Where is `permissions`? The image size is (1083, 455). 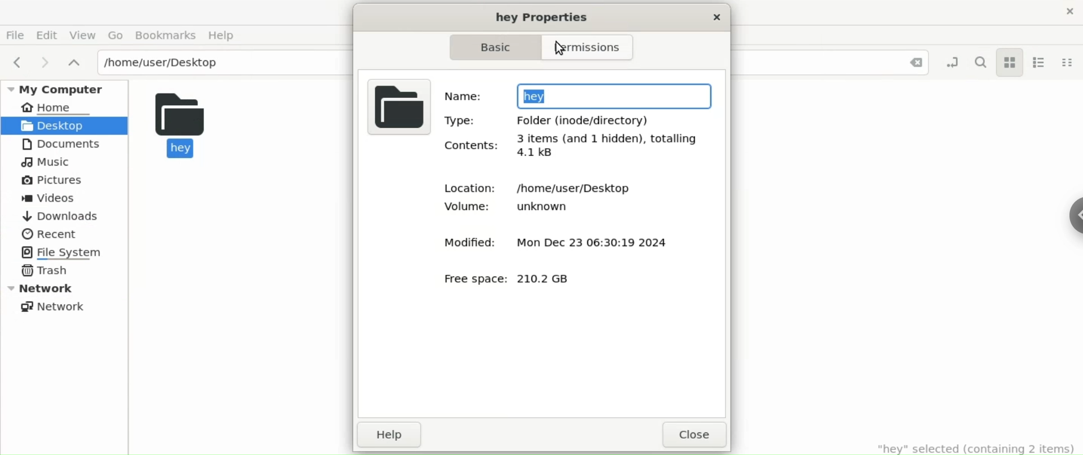 permissions is located at coordinates (590, 47).